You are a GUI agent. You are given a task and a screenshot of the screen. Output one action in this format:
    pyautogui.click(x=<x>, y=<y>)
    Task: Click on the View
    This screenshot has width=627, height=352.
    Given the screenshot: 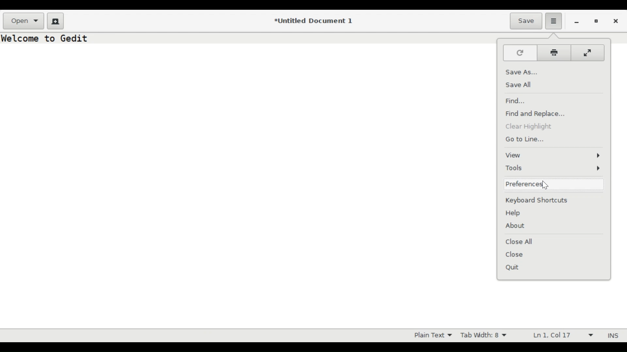 What is the action you would take?
    pyautogui.click(x=553, y=155)
    